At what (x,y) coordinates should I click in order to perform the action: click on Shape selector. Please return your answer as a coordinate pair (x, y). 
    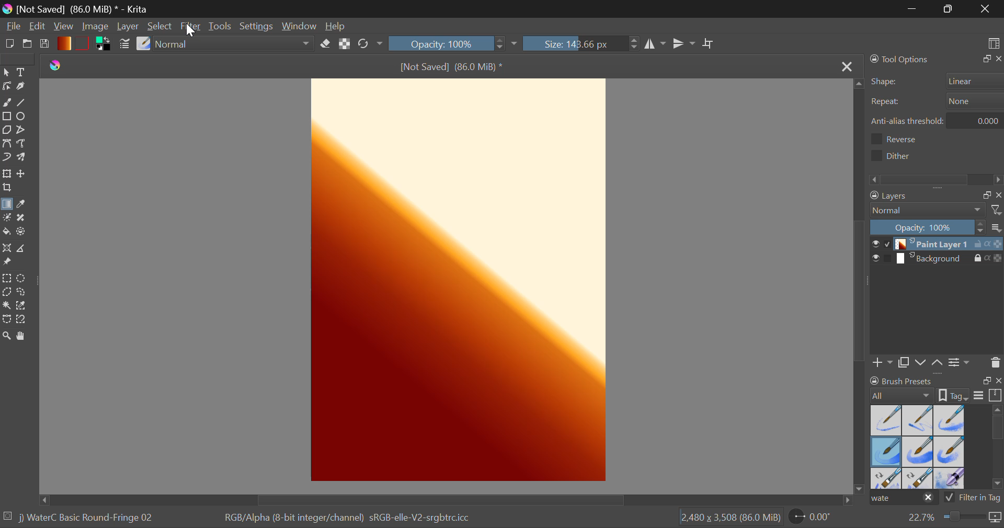
    Looking at the image, I should click on (975, 81).